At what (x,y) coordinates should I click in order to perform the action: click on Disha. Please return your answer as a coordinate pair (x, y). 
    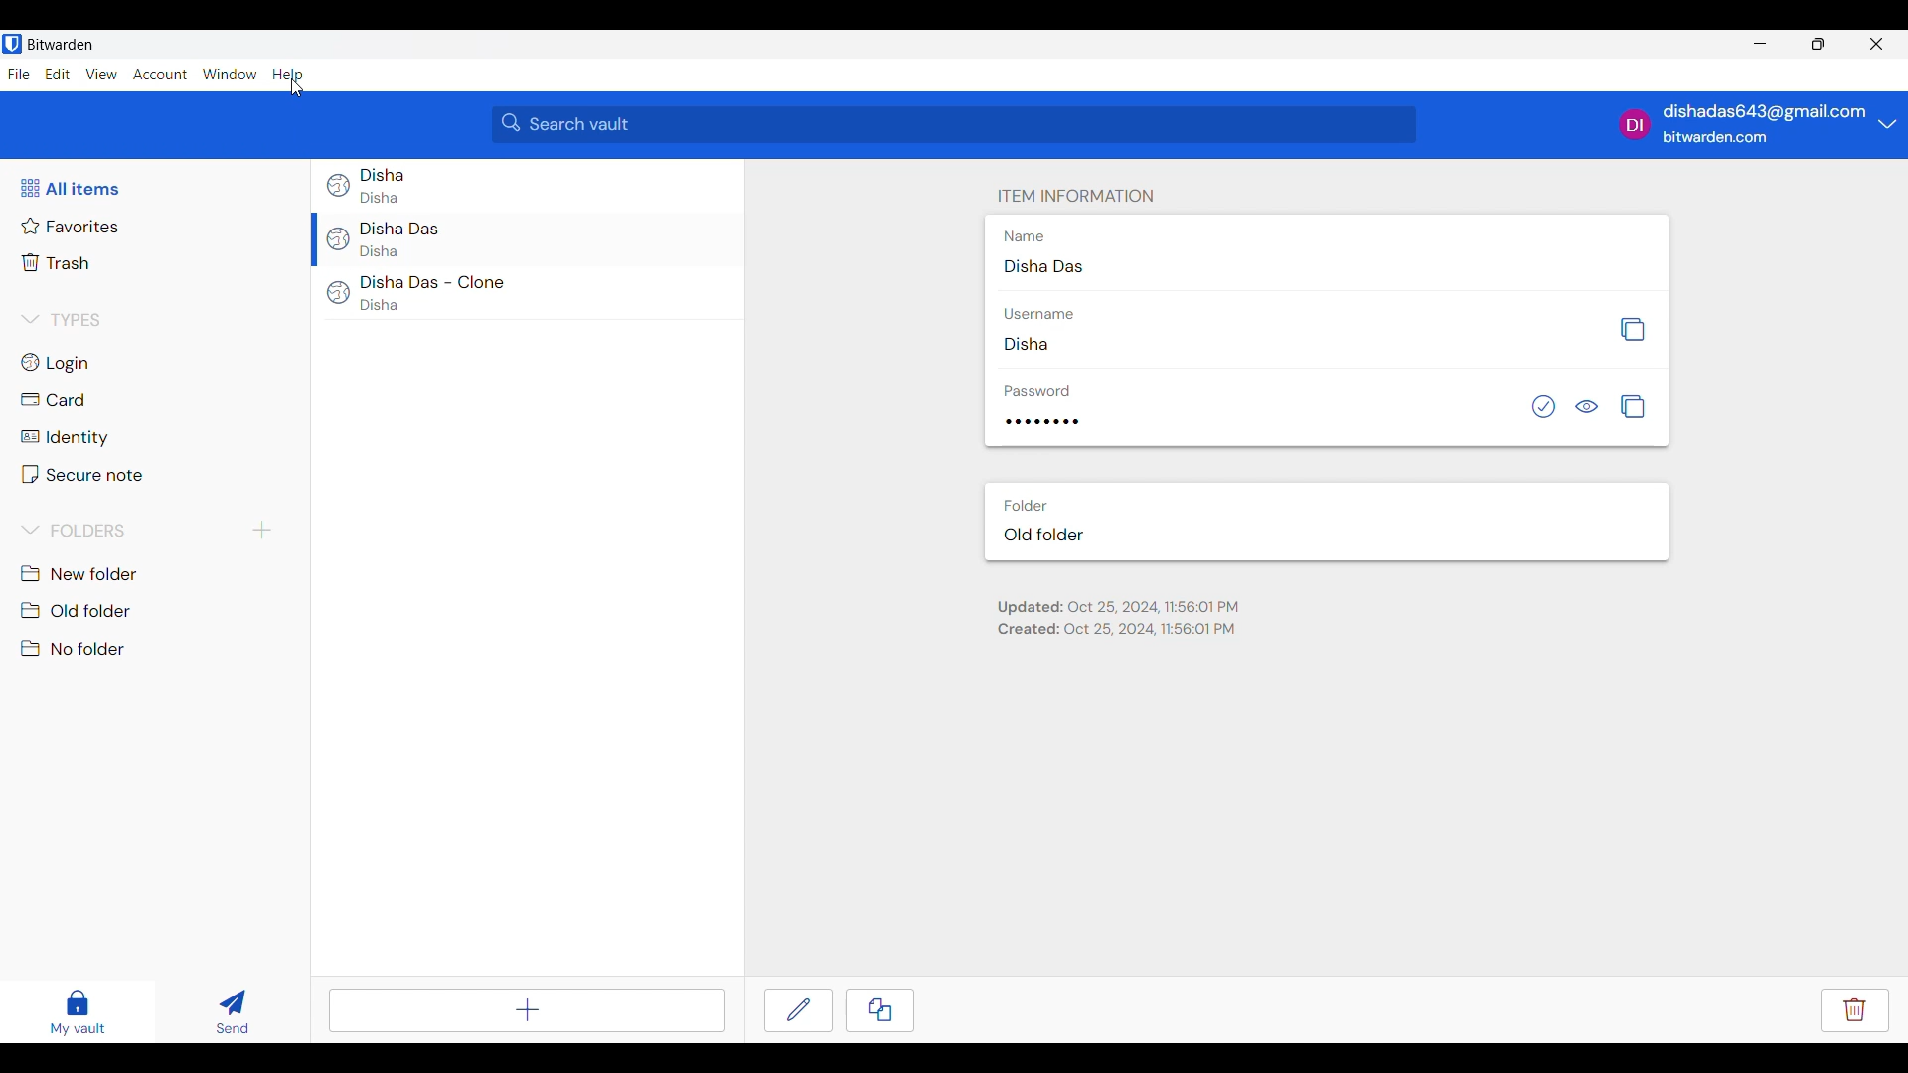
    Looking at the image, I should click on (380, 305).